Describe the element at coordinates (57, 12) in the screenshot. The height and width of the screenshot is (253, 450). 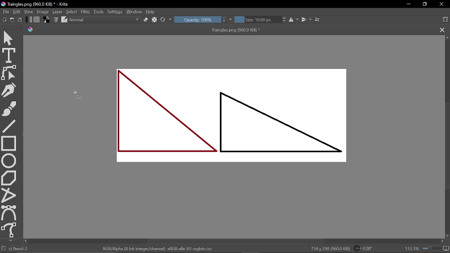
I see `Layer` at that location.